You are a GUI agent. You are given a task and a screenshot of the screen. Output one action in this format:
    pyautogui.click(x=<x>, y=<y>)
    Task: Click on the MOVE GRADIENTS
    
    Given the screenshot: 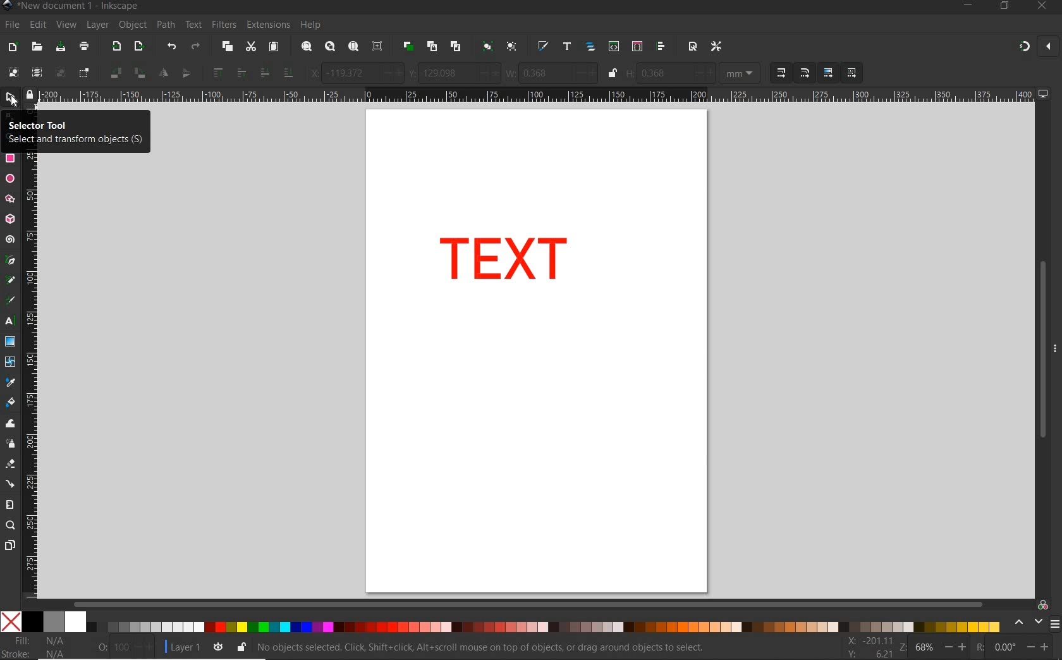 What is the action you would take?
    pyautogui.click(x=828, y=73)
    